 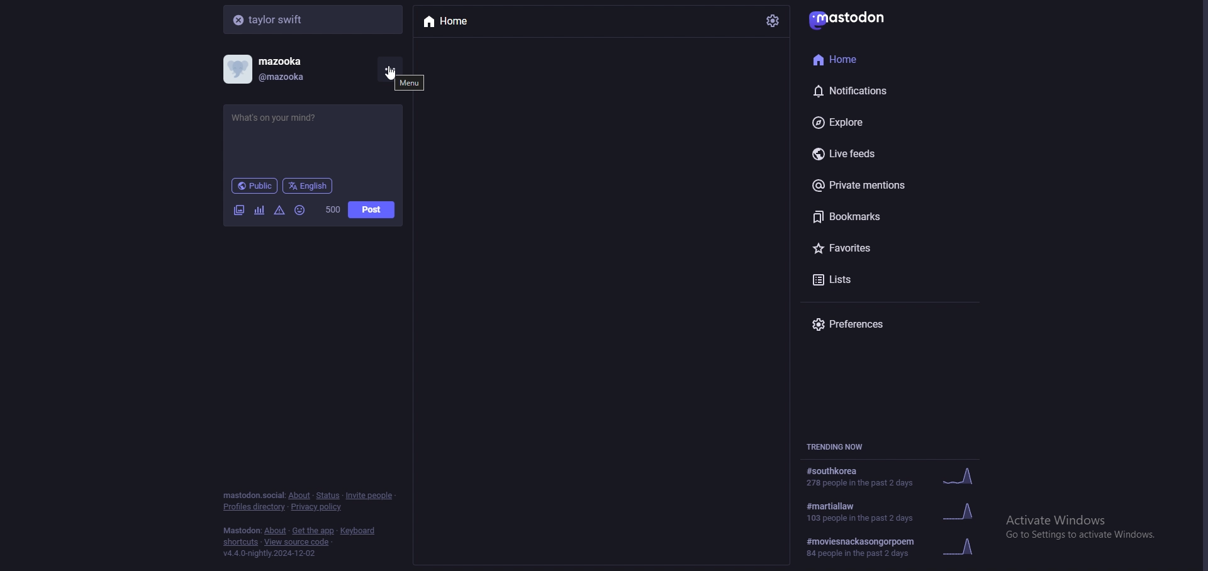 What do you see at coordinates (884, 280) in the screenshot?
I see `lists` at bounding box center [884, 280].